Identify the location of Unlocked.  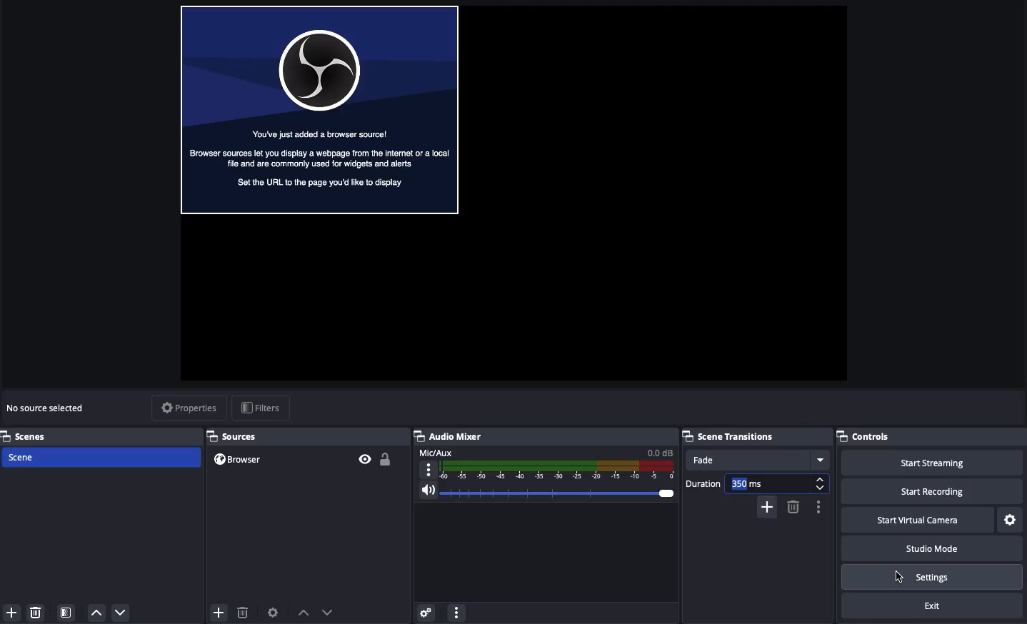
(387, 458).